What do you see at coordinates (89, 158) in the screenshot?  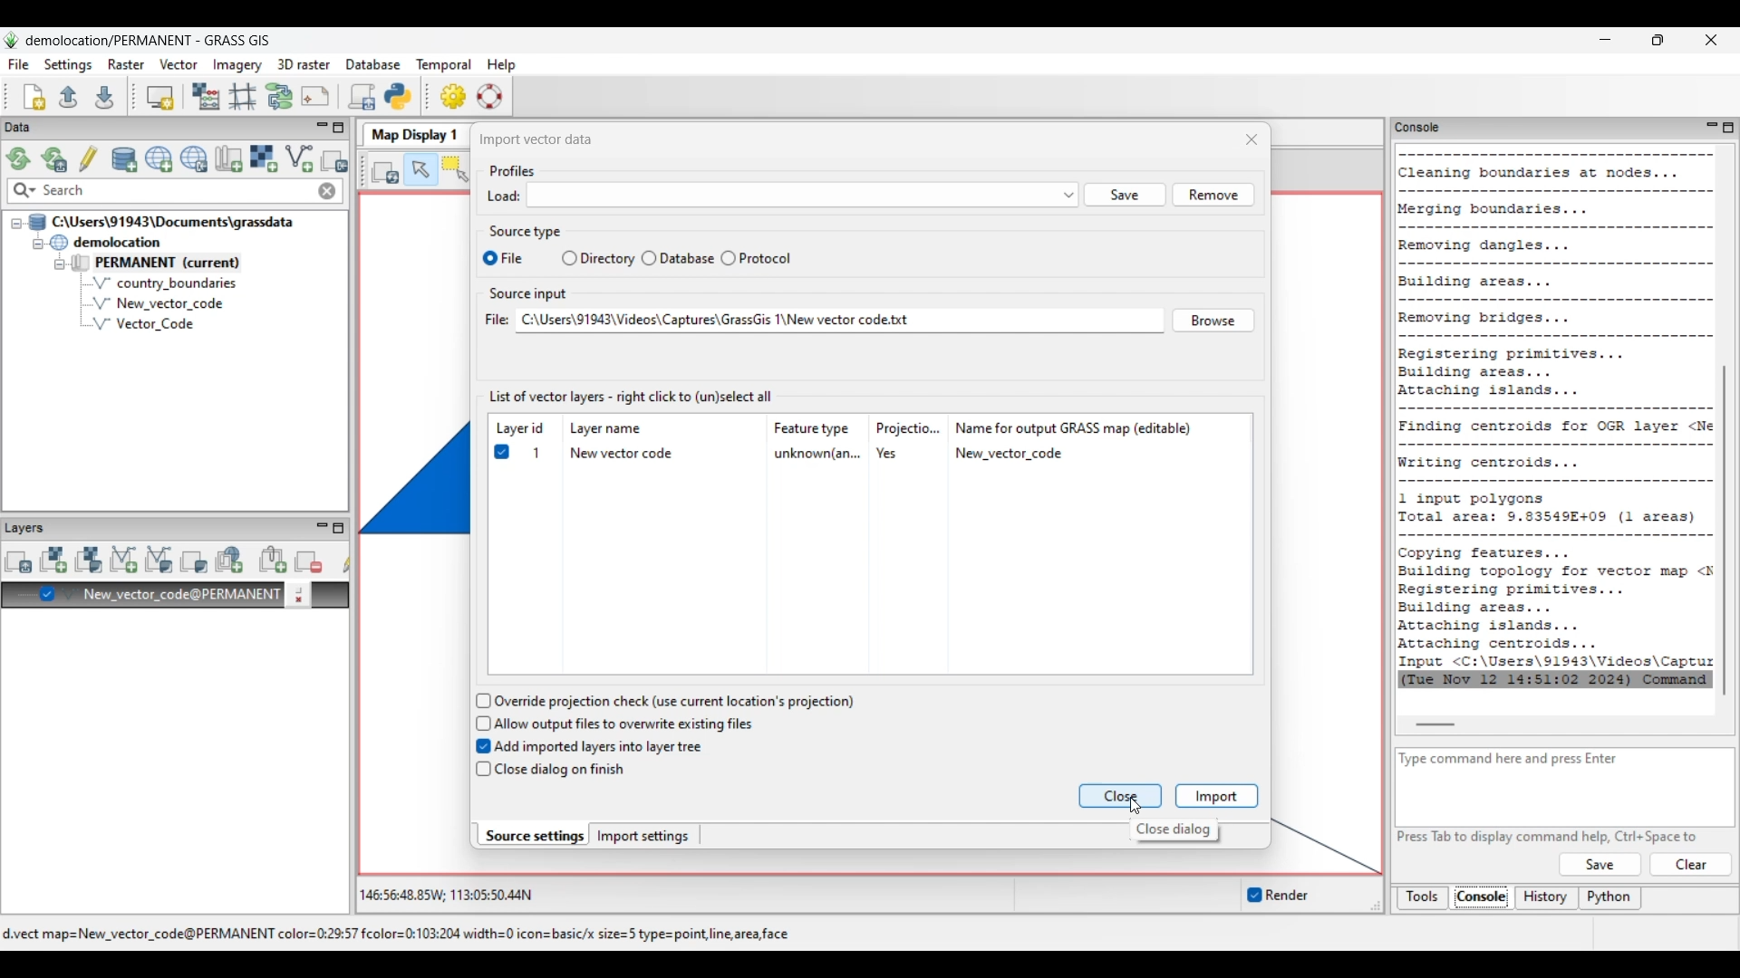 I see `Allow edits outside of the current mapset` at bounding box center [89, 158].